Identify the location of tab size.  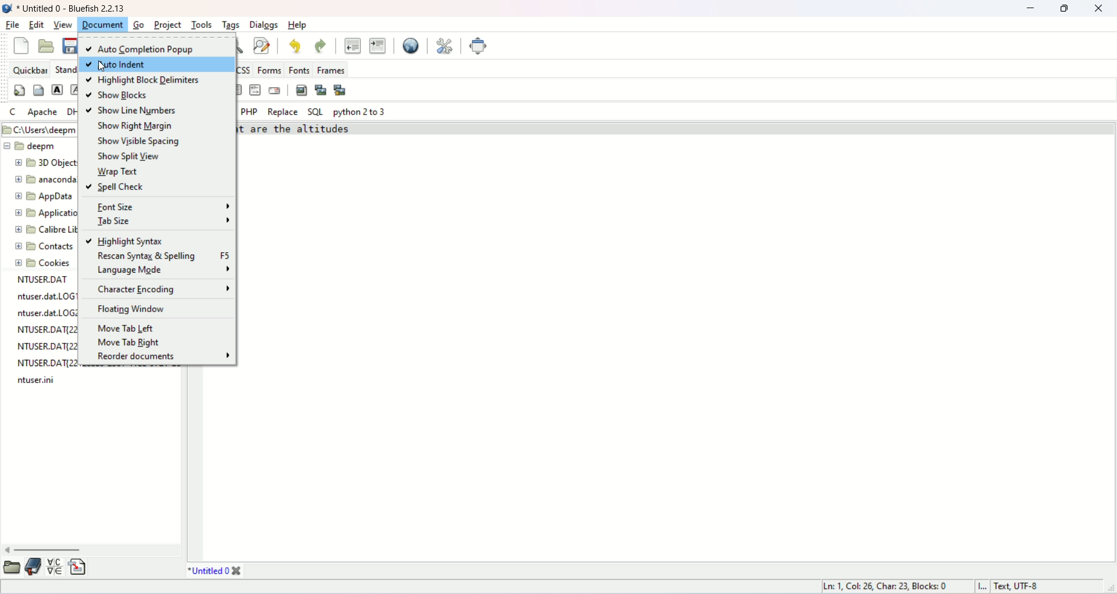
(162, 221).